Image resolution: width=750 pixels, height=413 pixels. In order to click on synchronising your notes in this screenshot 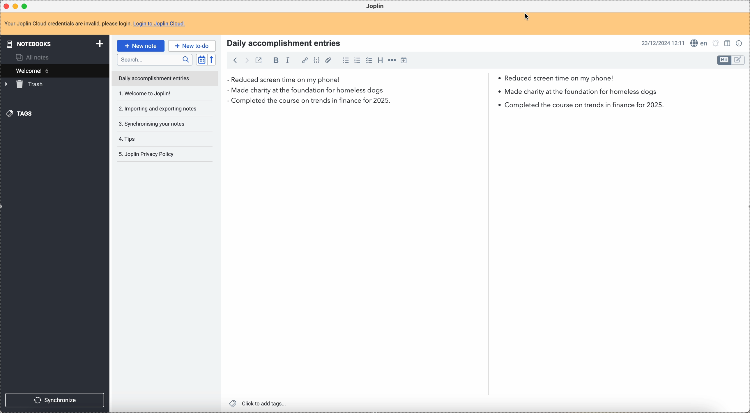, I will do `click(155, 109)`.